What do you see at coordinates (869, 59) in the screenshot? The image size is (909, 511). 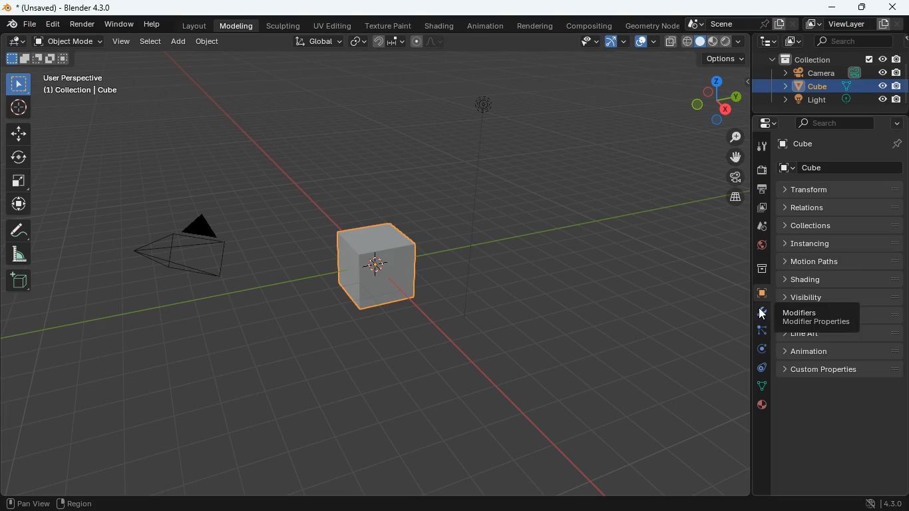 I see `` at bounding box center [869, 59].